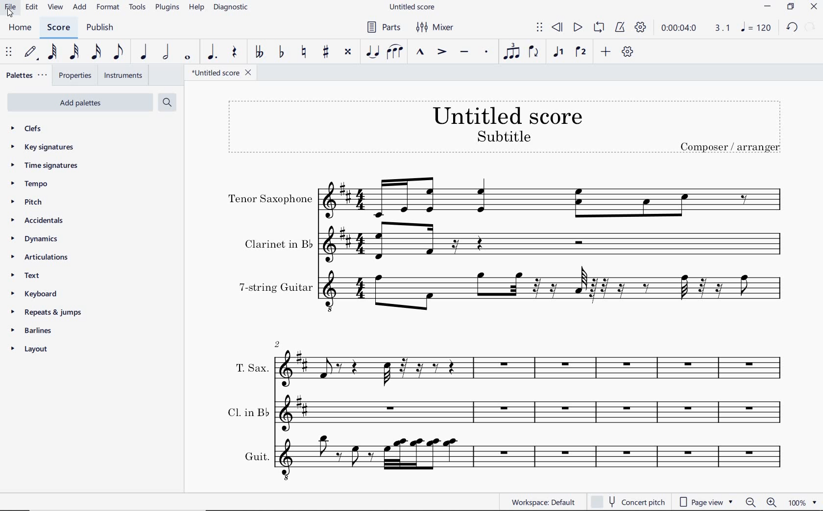 Image resolution: width=823 pixels, height=511 pixels. I want to click on zoom factor, so click(801, 501).